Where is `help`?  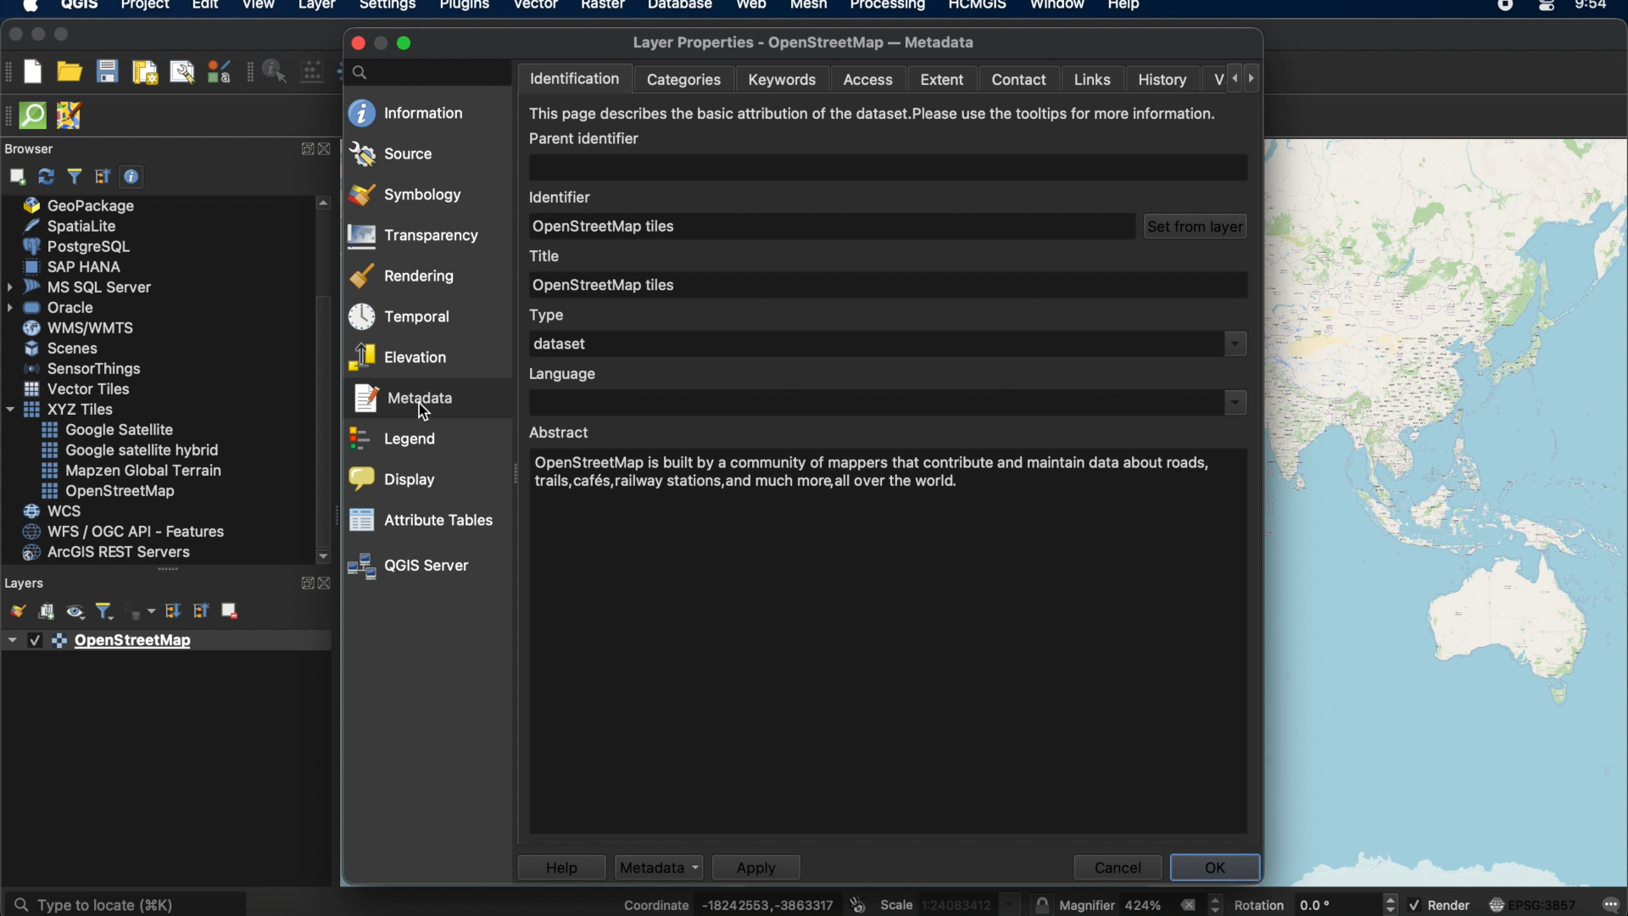
help is located at coordinates (1125, 7).